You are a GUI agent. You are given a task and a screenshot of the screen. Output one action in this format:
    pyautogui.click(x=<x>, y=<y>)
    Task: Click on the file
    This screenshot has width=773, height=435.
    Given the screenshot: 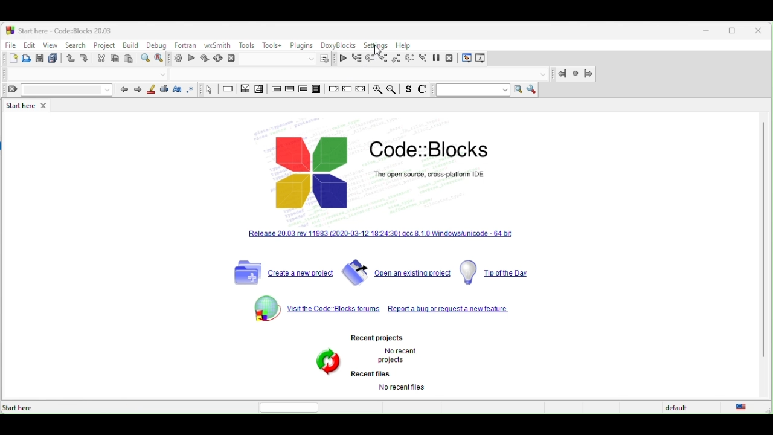 What is the action you would take?
    pyautogui.click(x=10, y=43)
    